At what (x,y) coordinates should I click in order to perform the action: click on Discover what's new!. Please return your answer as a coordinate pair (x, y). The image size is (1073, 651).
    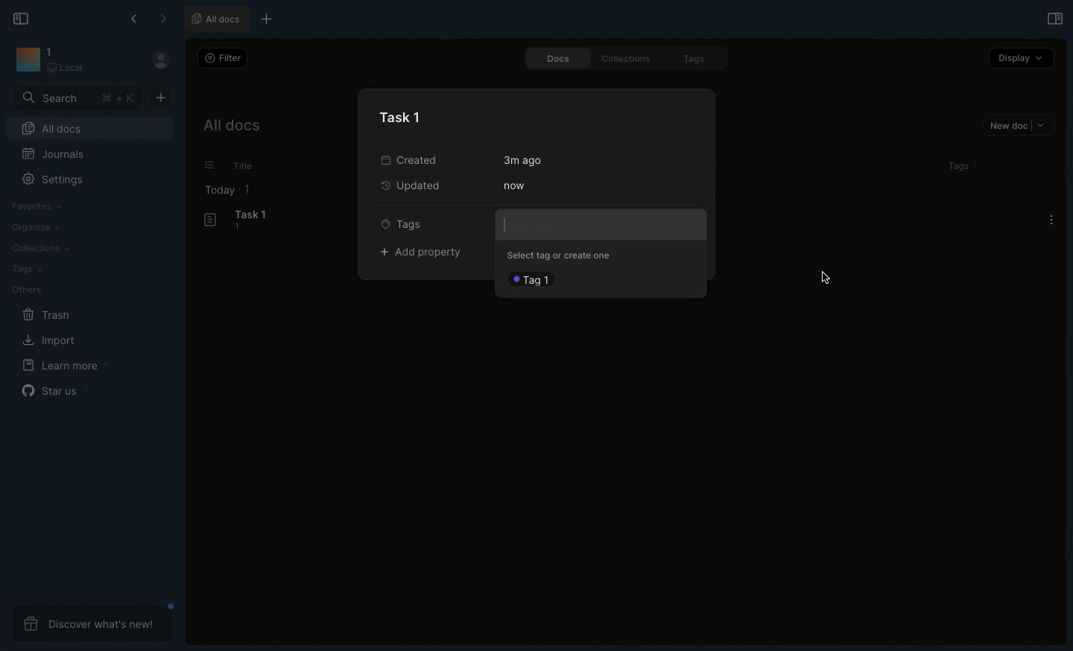
    Looking at the image, I should click on (94, 623).